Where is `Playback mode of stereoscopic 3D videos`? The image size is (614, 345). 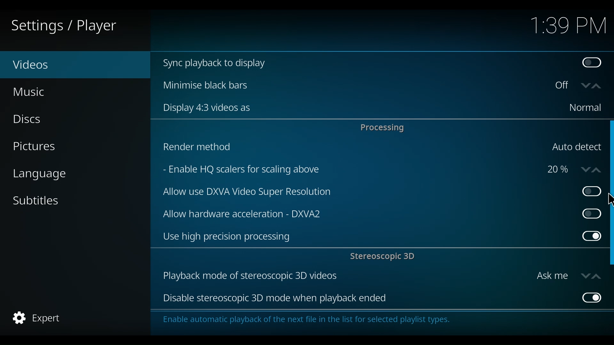 Playback mode of stereoscopic 3D videos is located at coordinates (345, 276).